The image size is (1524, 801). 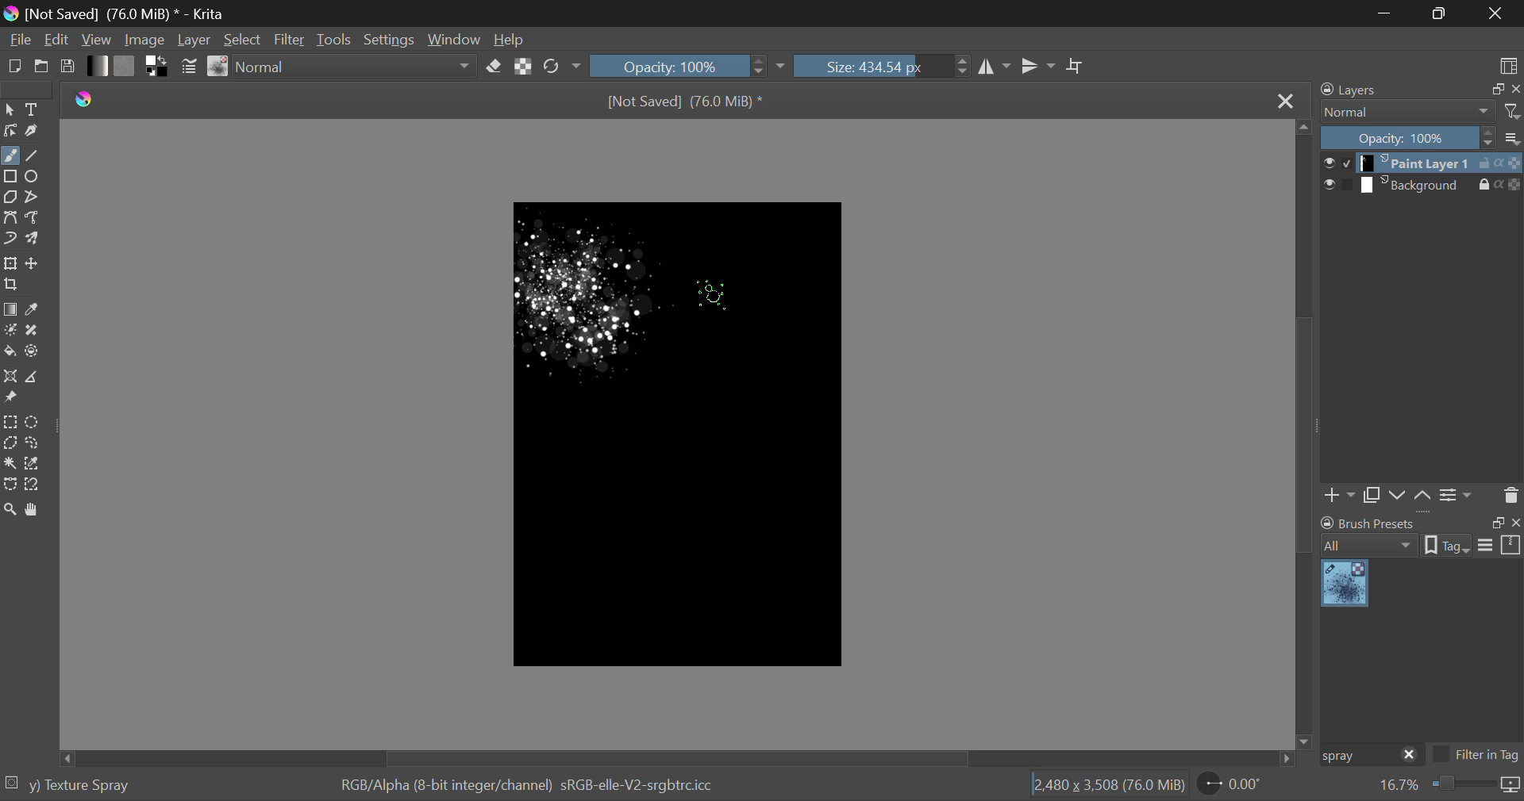 What do you see at coordinates (14, 66) in the screenshot?
I see `New` at bounding box center [14, 66].